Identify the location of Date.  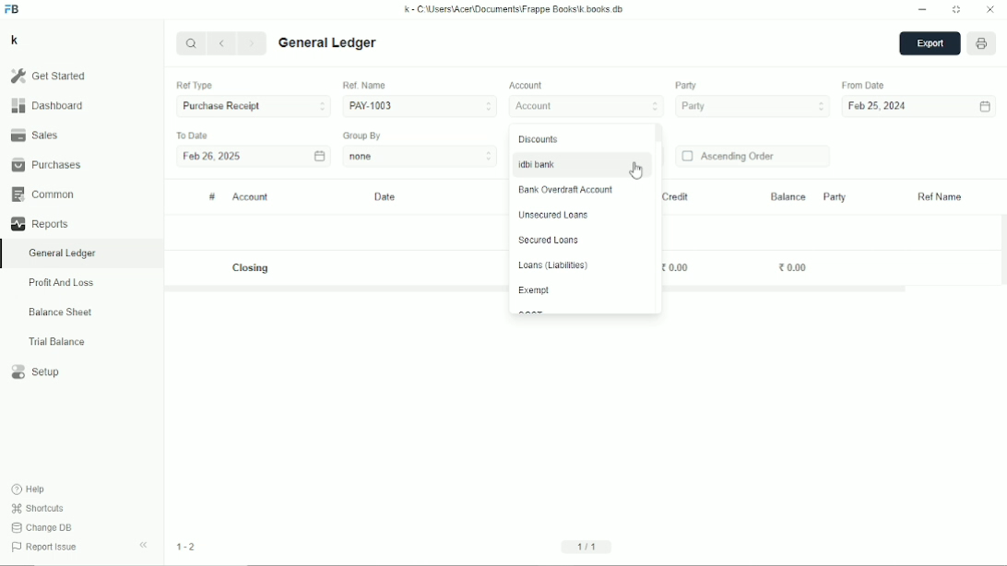
(386, 197).